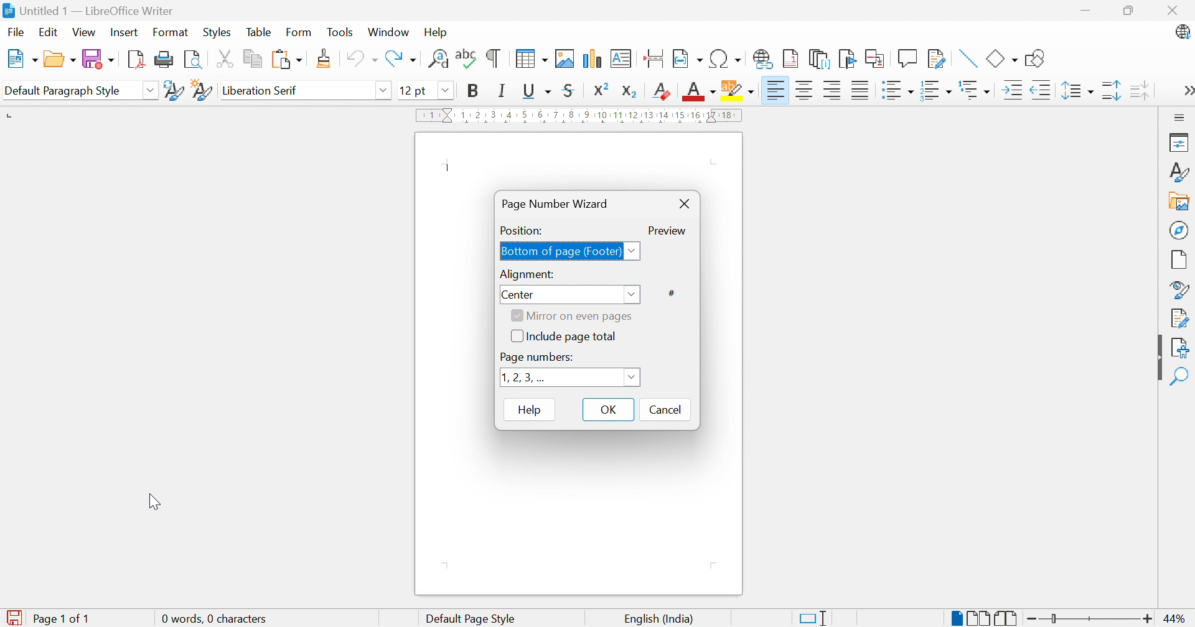 This screenshot has width=1195, height=627. Describe the element at coordinates (138, 61) in the screenshot. I see `Export directly as PDF` at that location.